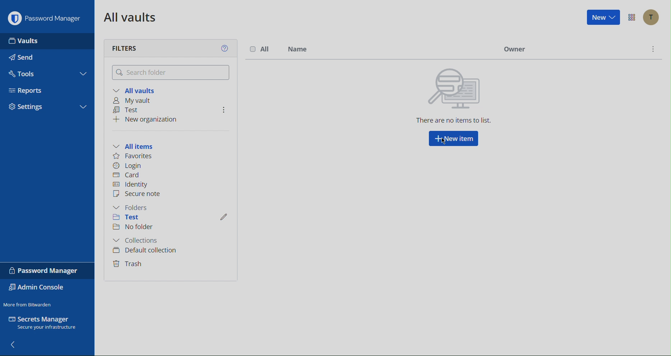 This screenshot has height=356, width=671. What do you see at coordinates (297, 48) in the screenshot?
I see `Name` at bounding box center [297, 48].